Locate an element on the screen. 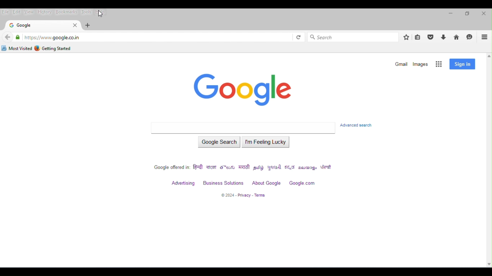 This screenshot has width=492, height=276. about google is located at coordinates (267, 183).